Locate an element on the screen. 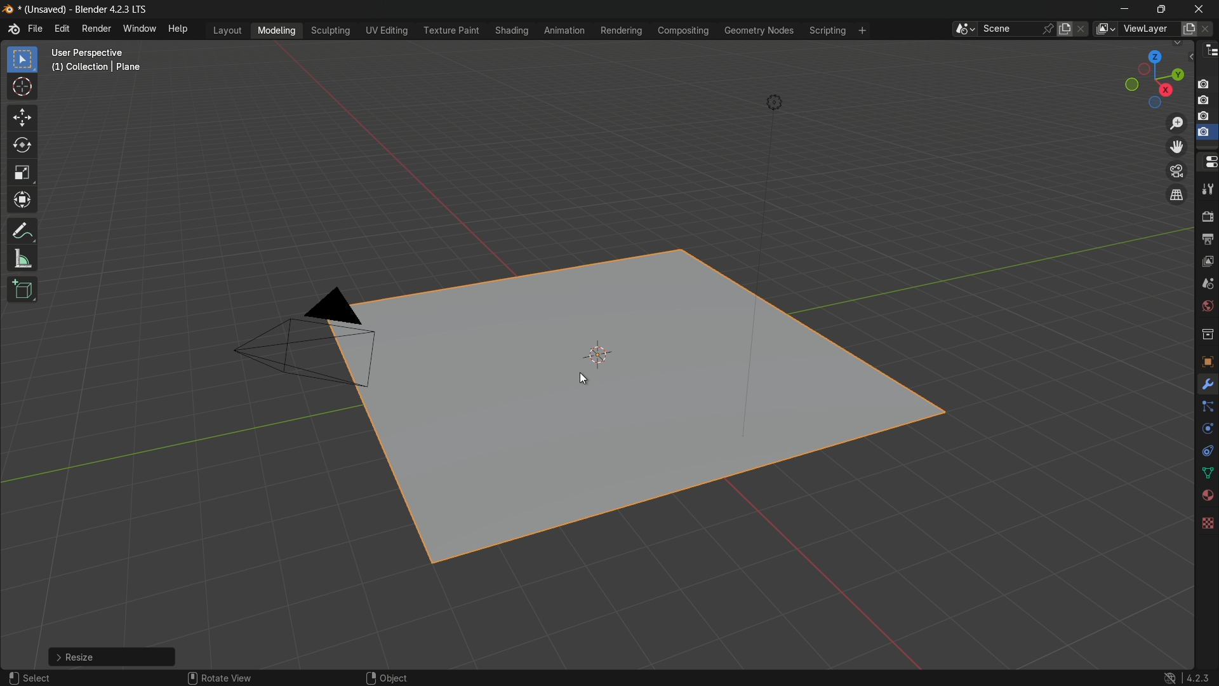  add cube is located at coordinates (23, 292).